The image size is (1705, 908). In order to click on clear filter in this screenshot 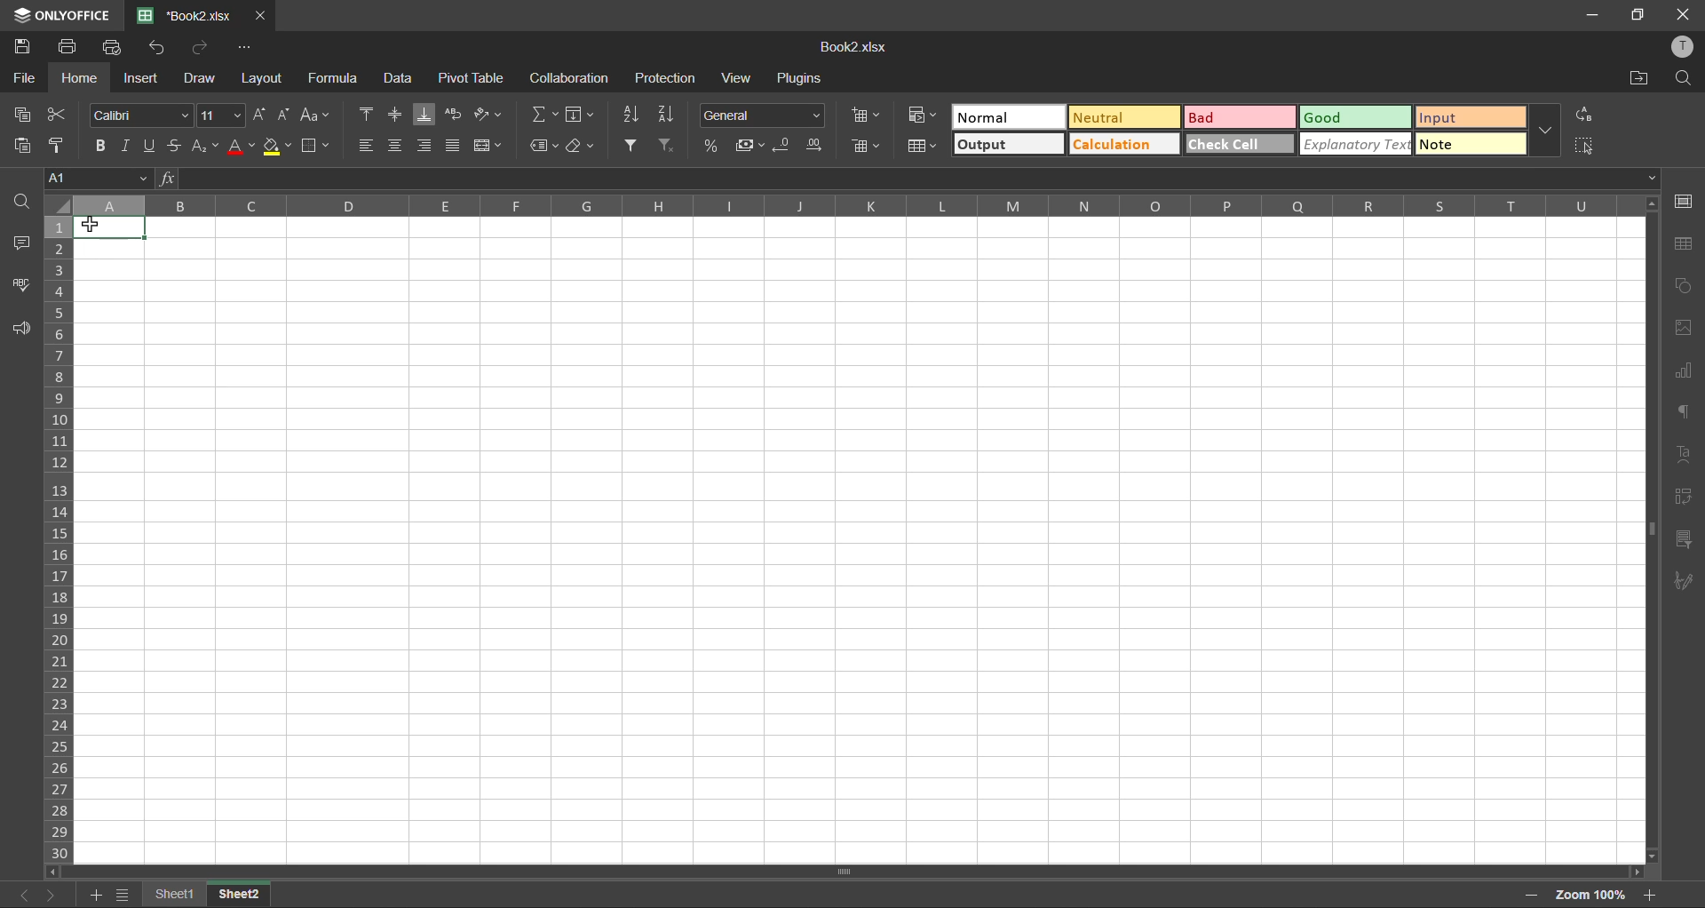, I will do `click(668, 143)`.